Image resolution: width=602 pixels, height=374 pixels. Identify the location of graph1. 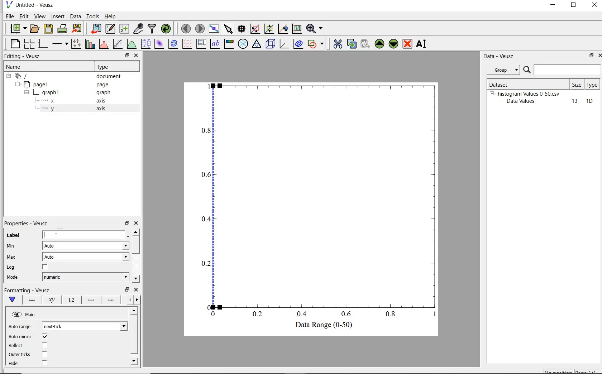
(48, 93).